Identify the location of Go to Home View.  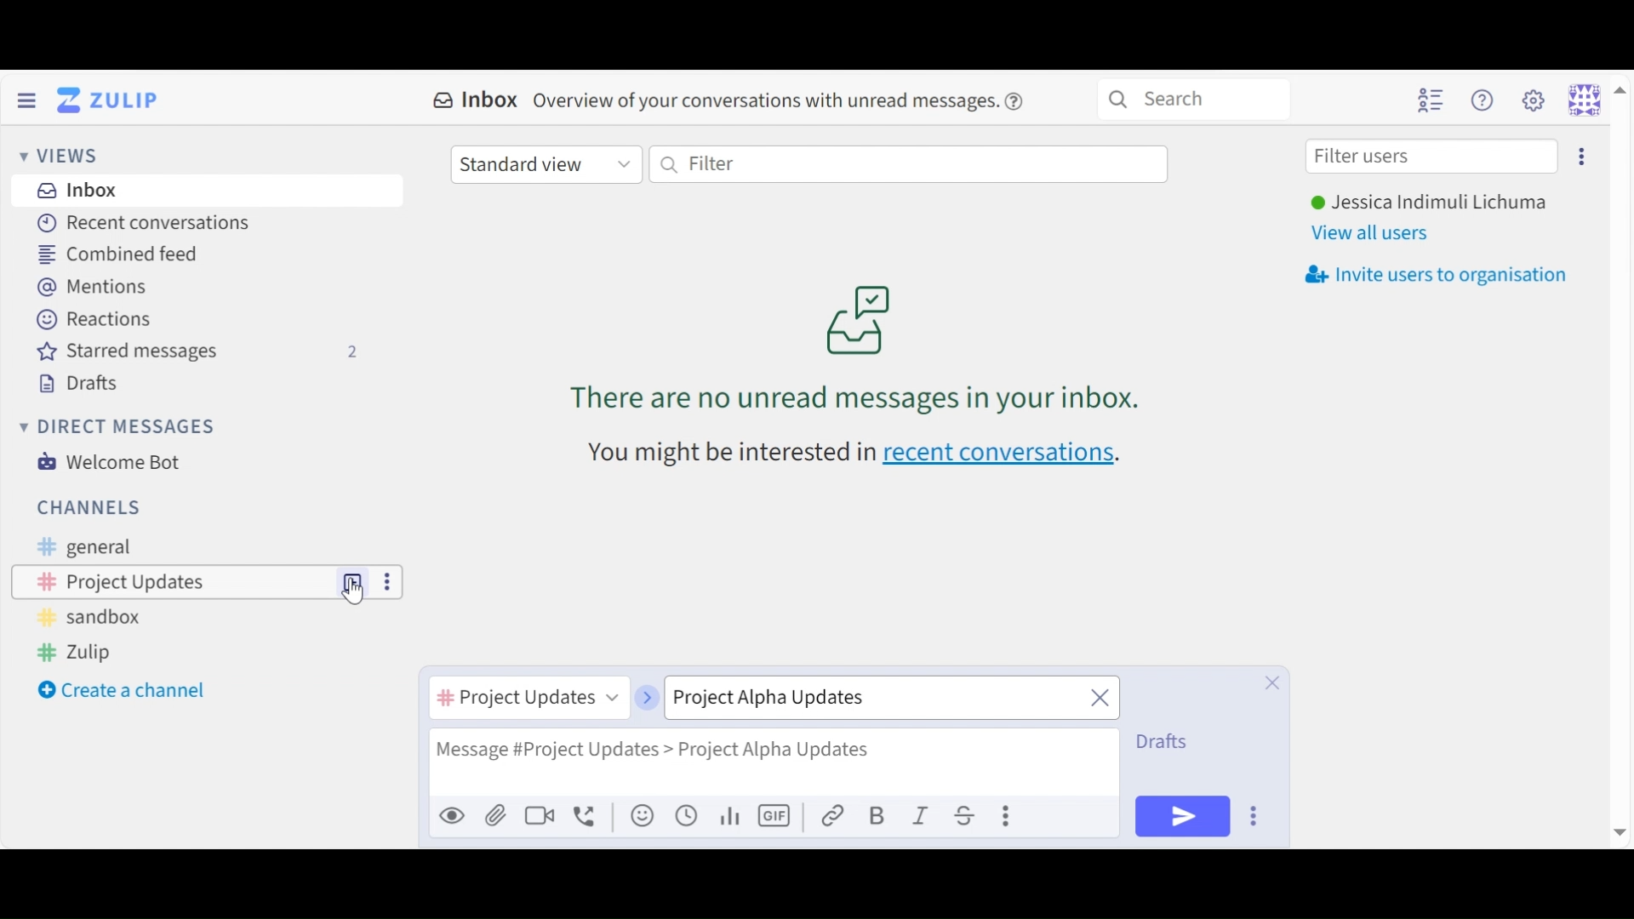
(111, 100).